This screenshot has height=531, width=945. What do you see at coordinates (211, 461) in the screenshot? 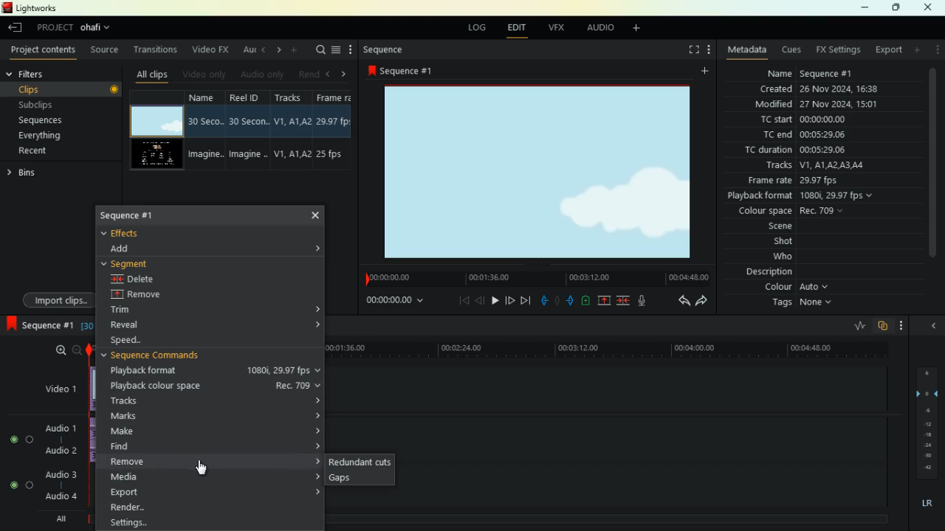
I see `remove` at bounding box center [211, 461].